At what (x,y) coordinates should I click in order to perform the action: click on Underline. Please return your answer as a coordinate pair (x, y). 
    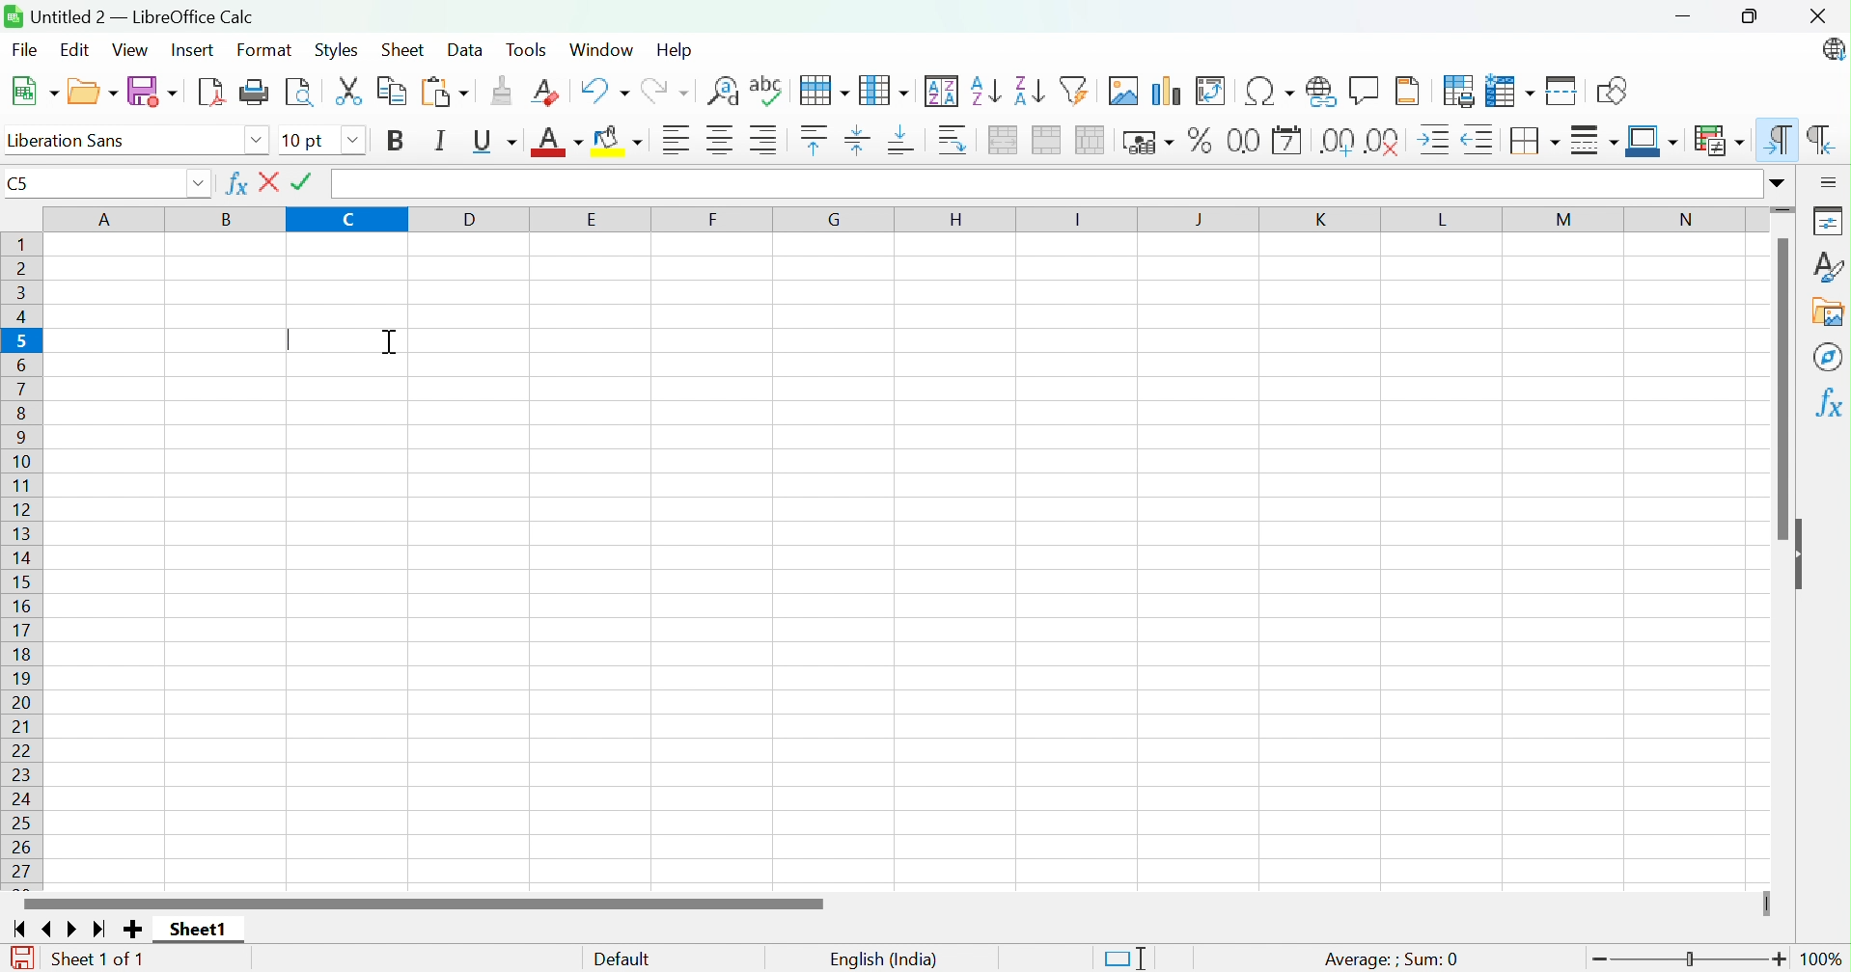
    Looking at the image, I should click on (498, 143).